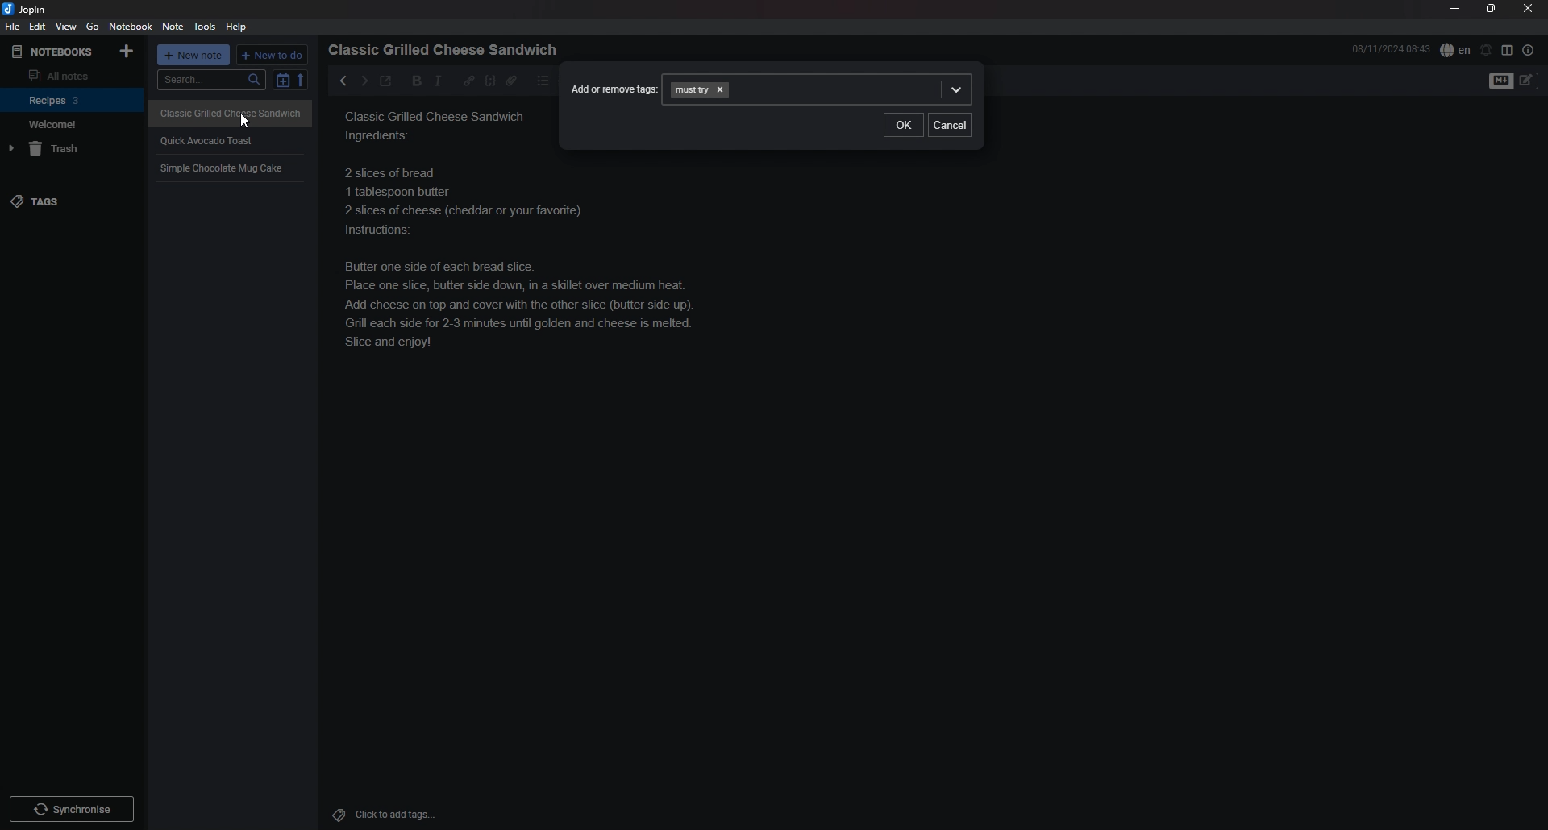  I want to click on all notes, so click(69, 75).